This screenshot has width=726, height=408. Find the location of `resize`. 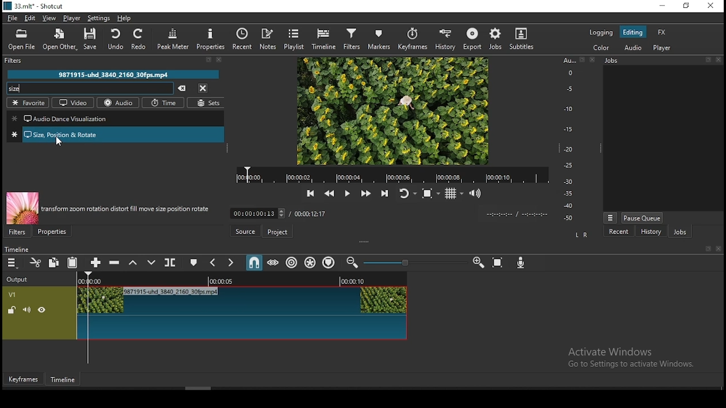

resize is located at coordinates (581, 59).